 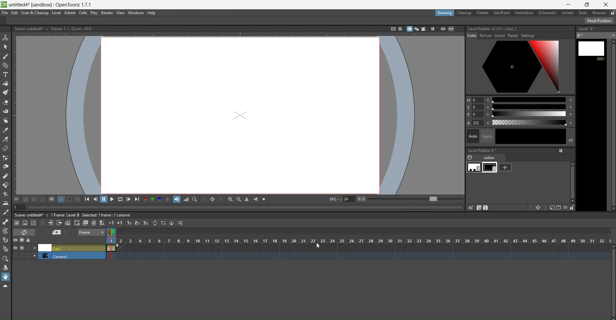 What do you see at coordinates (5, 268) in the screenshot?
I see `rotate tool` at bounding box center [5, 268].